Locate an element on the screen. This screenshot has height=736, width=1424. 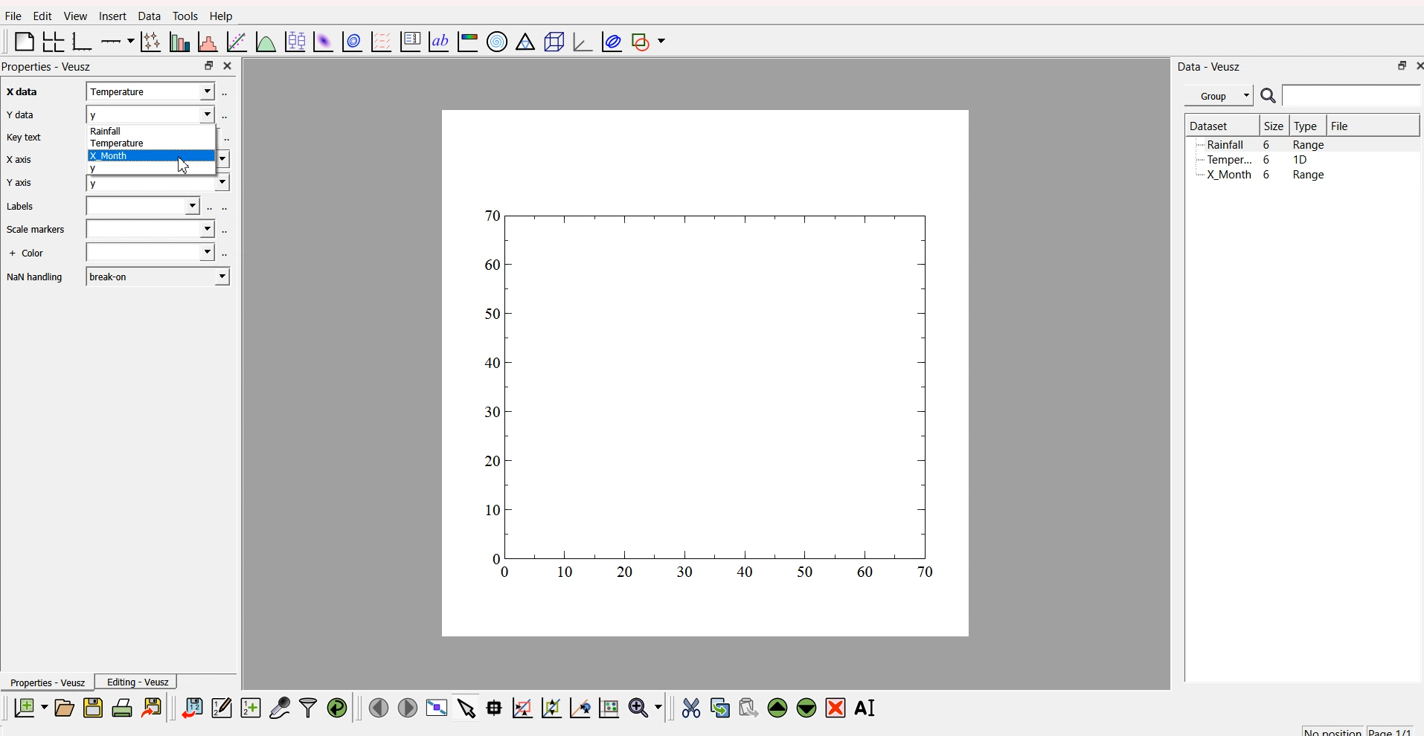
cut the widget is located at coordinates (690, 707).